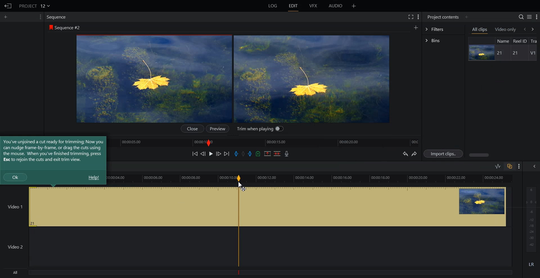 The height and width of the screenshot is (278, 540). What do you see at coordinates (530, 218) in the screenshot?
I see `Audio Output Level` at bounding box center [530, 218].